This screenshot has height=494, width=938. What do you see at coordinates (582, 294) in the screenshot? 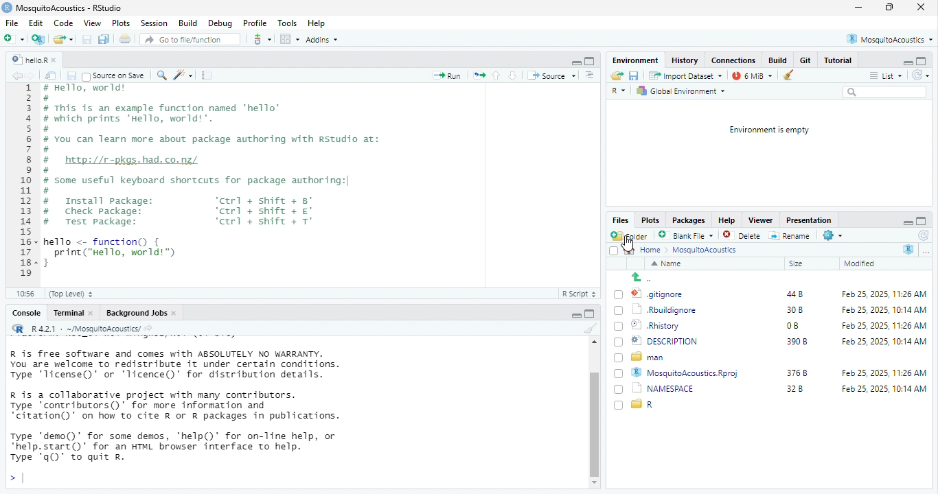
I see `R Script ` at bounding box center [582, 294].